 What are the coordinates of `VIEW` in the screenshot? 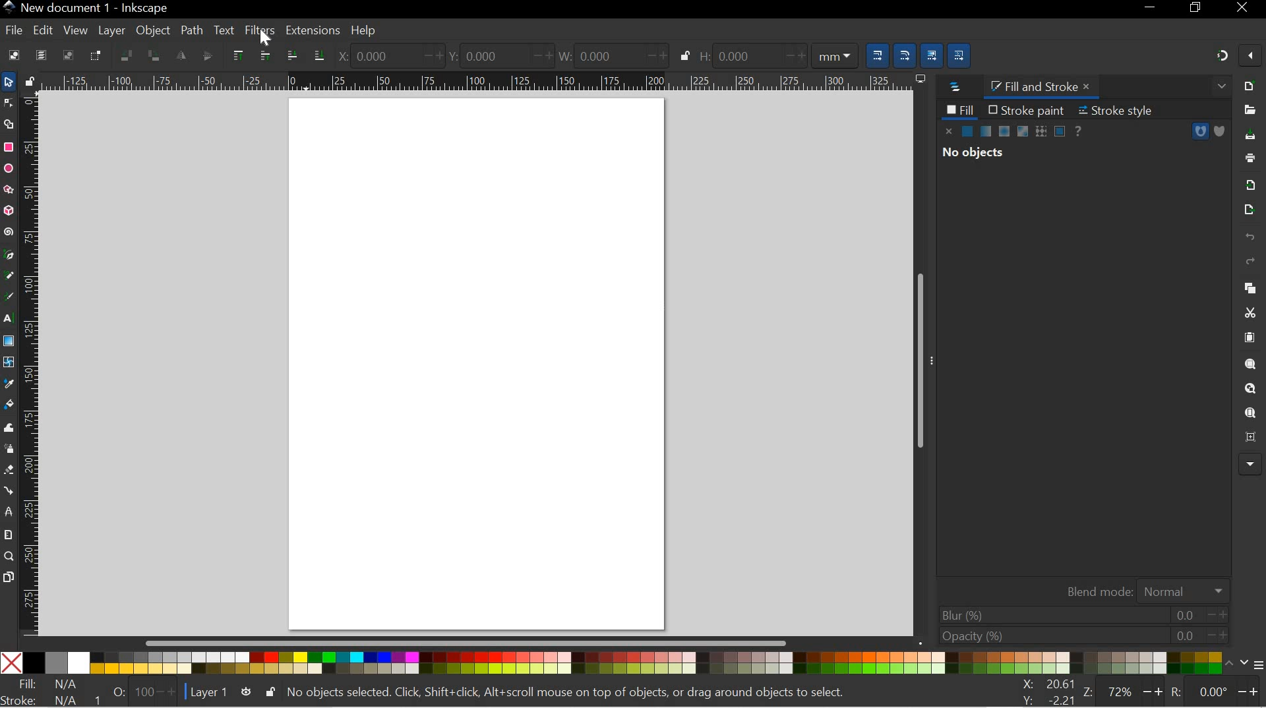 It's located at (74, 30).